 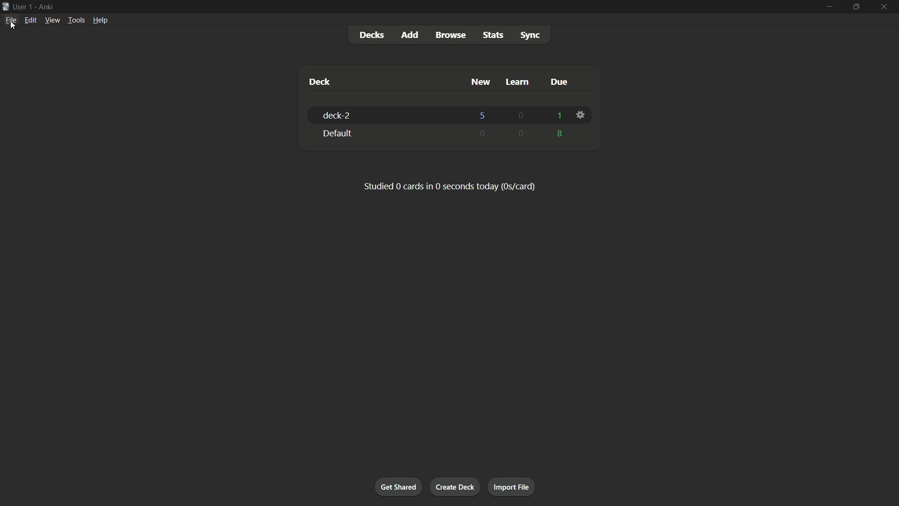 What do you see at coordinates (320, 82) in the screenshot?
I see `deck` at bounding box center [320, 82].